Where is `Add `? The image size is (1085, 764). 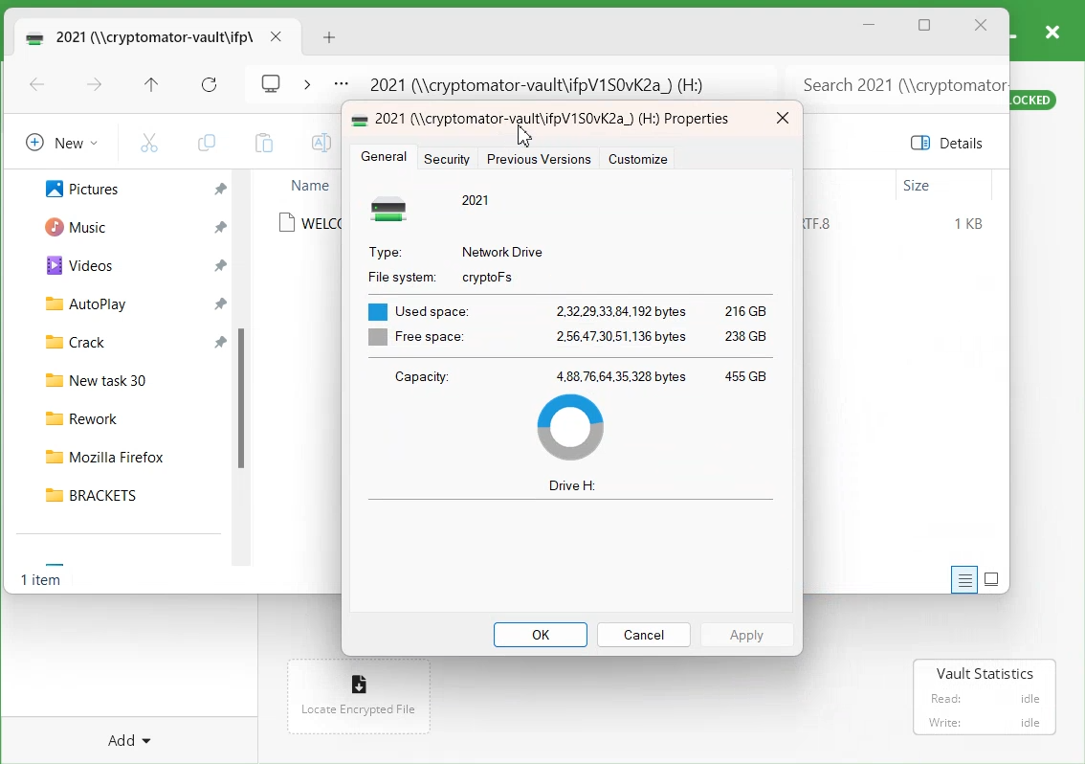 Add  is located at coordinates (131, 737).